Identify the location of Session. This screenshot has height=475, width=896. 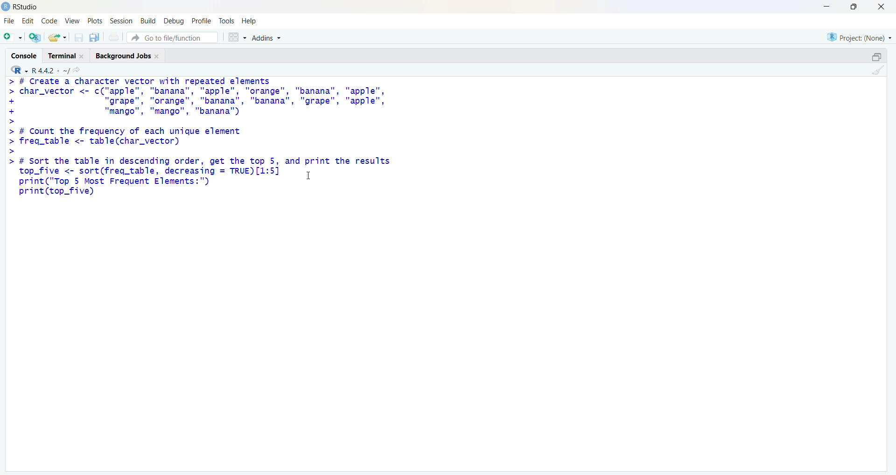
(122, 21).